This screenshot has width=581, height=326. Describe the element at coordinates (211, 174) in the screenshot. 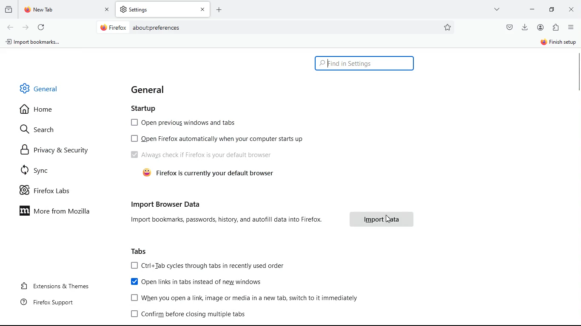

I see `fitefox is currently you default browser` at that location.